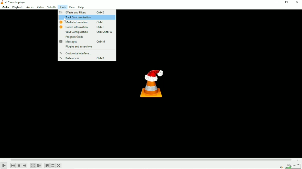  I want to click on Customize interface, so click(76, 53).